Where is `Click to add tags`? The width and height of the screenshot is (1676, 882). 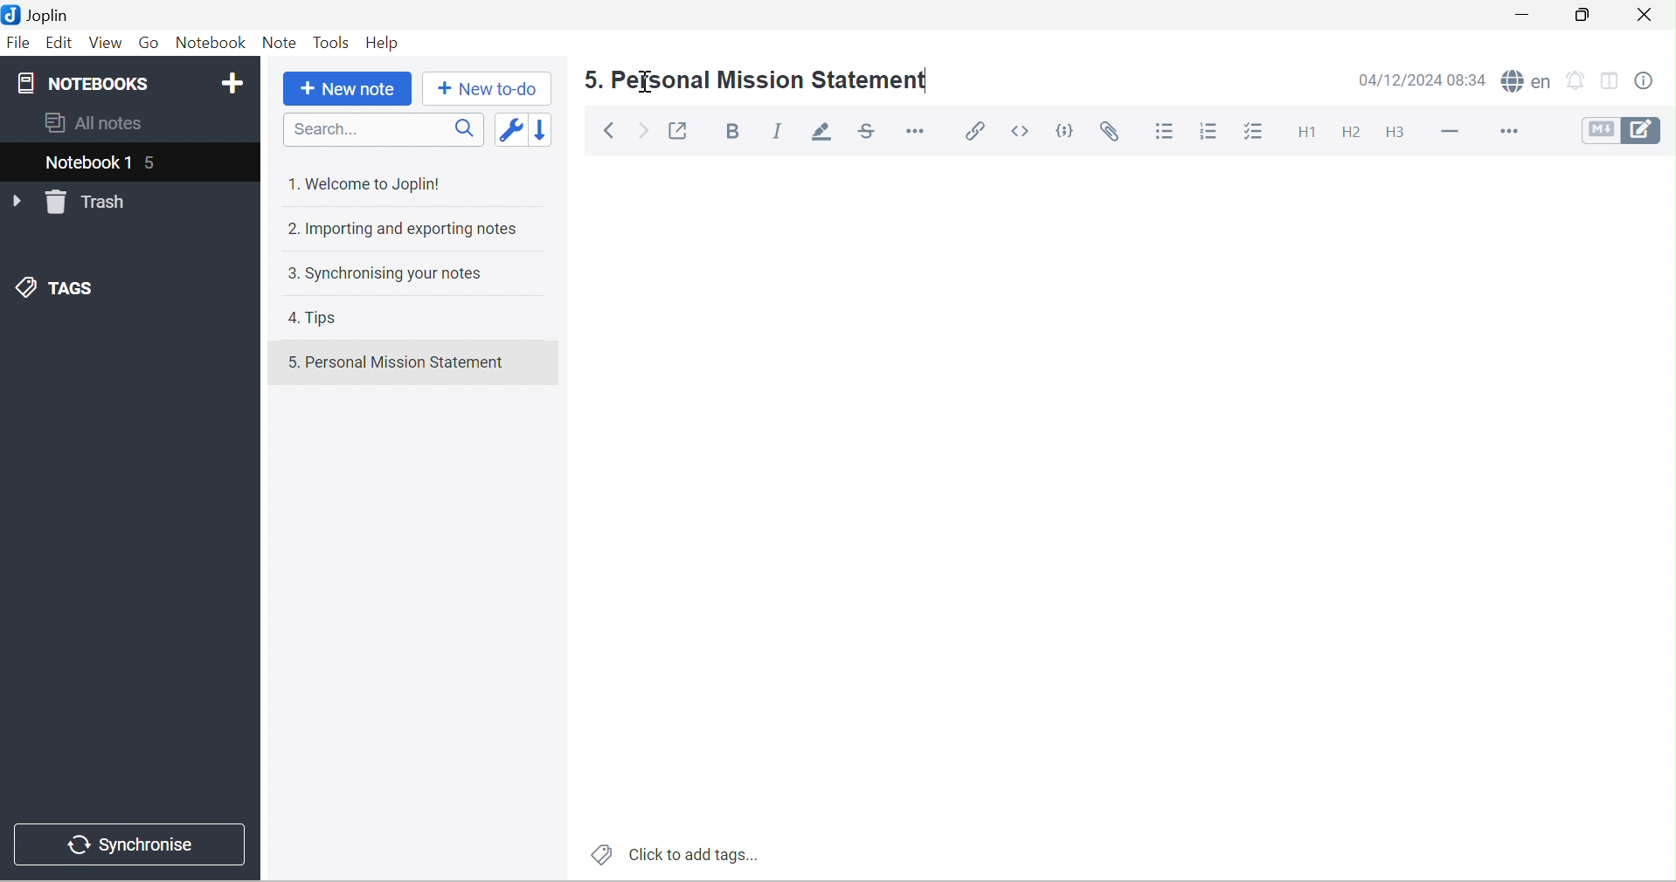 Click to add tags is located at coordinates (674, 855).